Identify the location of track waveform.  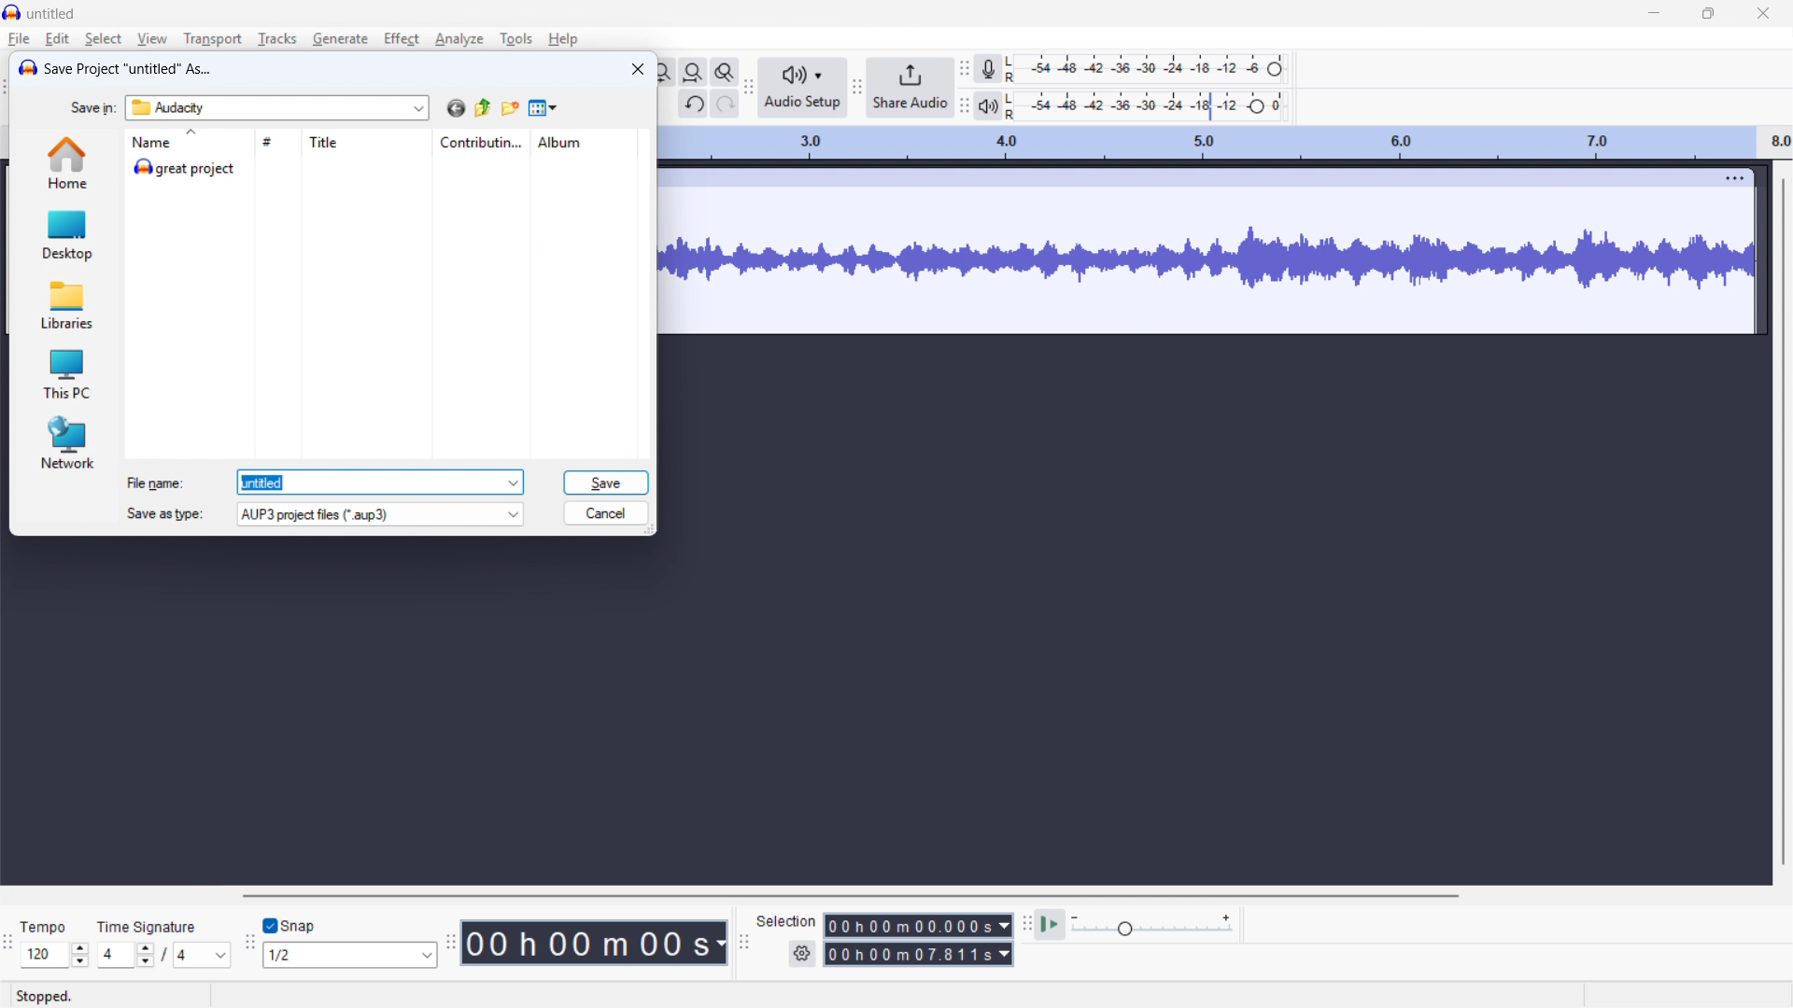
(1208, 259).